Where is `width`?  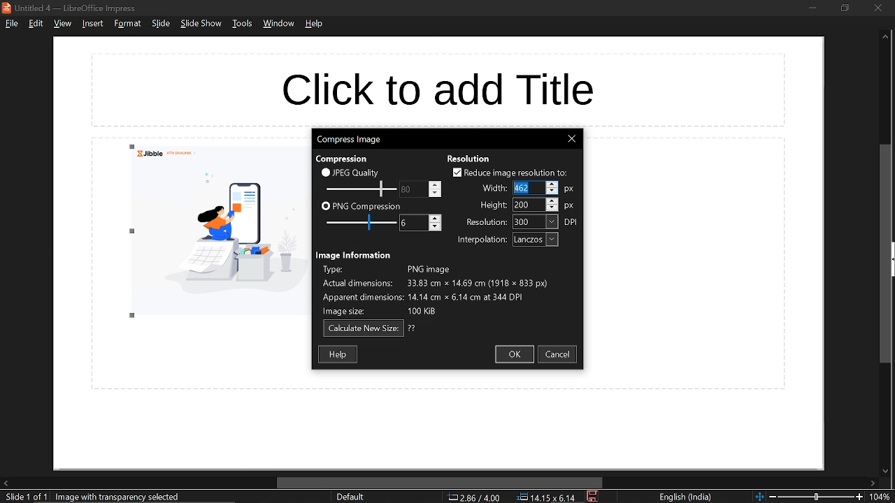
width is located at coordinates (492, 187).